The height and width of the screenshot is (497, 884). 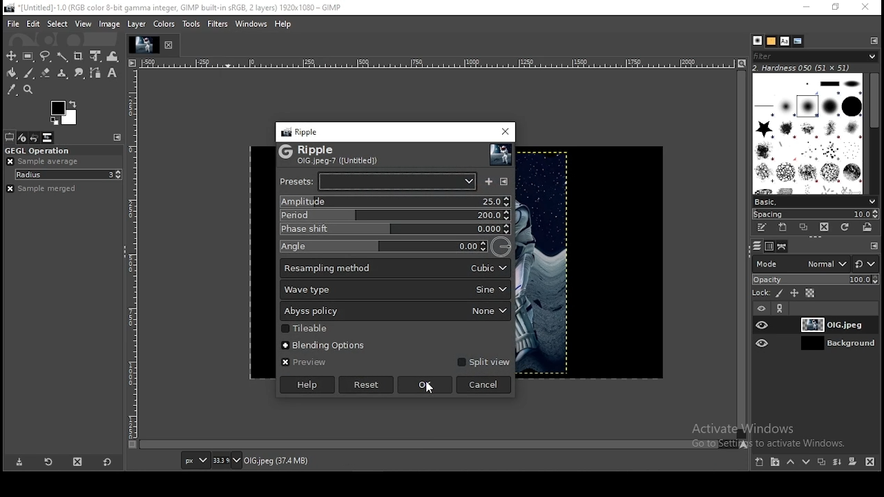 What do you see at coordinates (46, 57) in the screenshot?
I see `free select tool` at bounding box center [46, 57].